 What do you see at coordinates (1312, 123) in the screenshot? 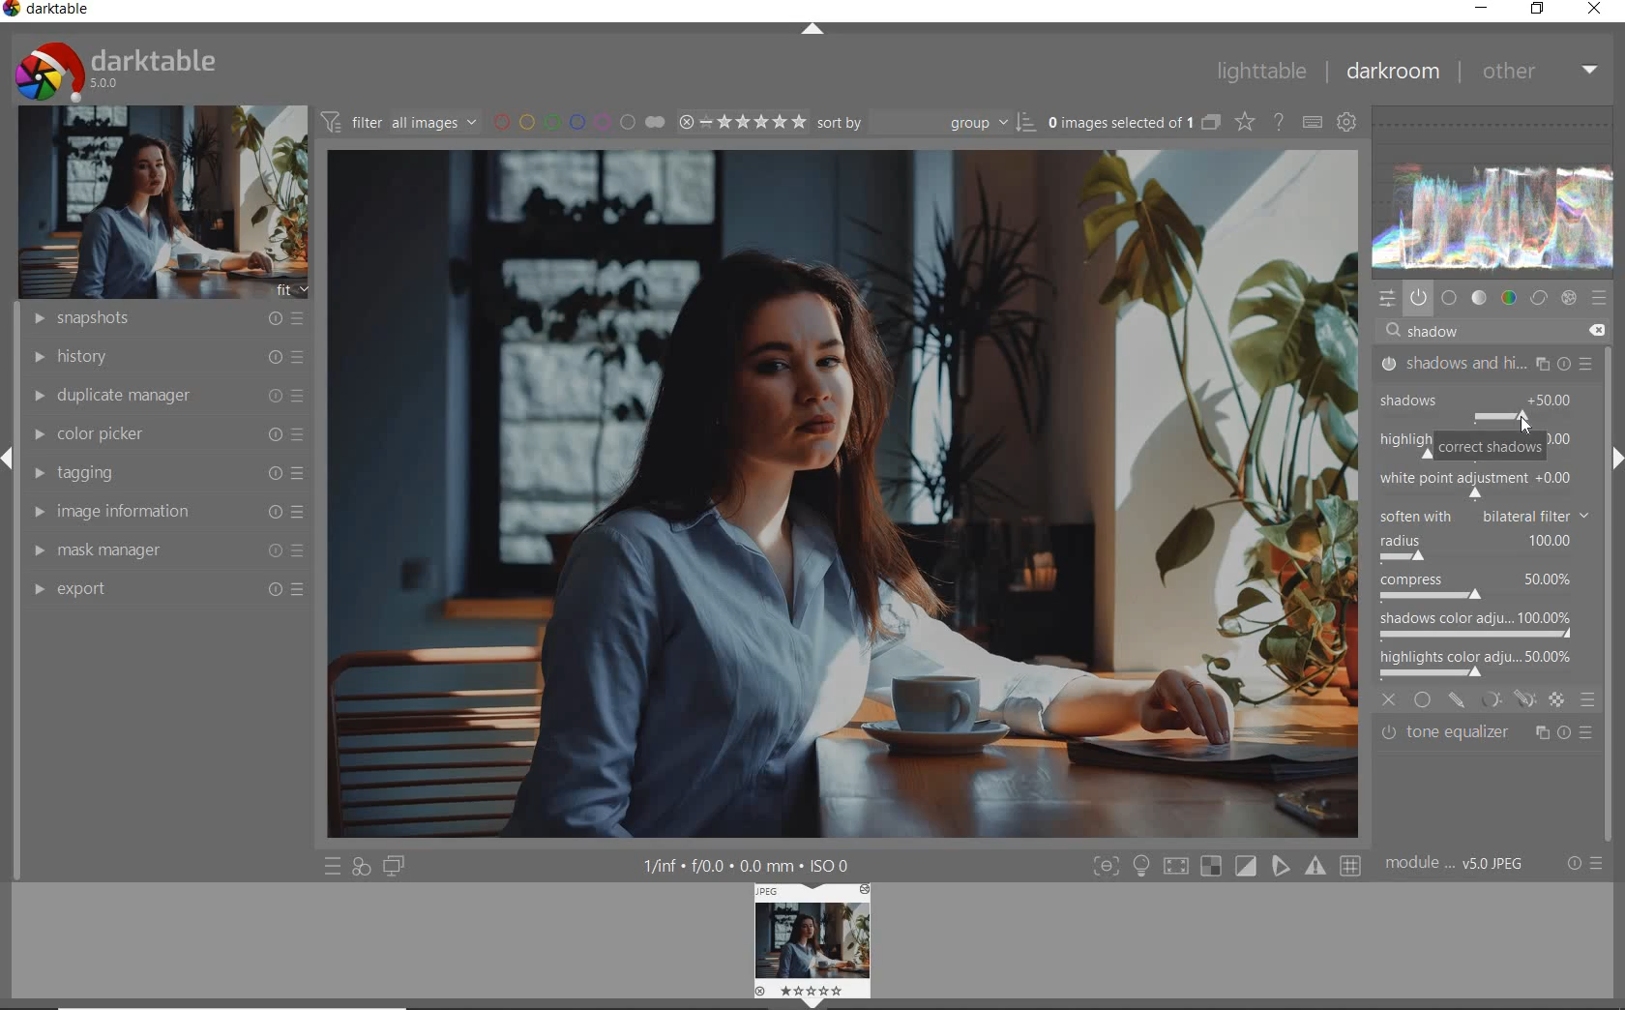
I see `define keyboard shortcuts` at bounding box center [1312, 123].